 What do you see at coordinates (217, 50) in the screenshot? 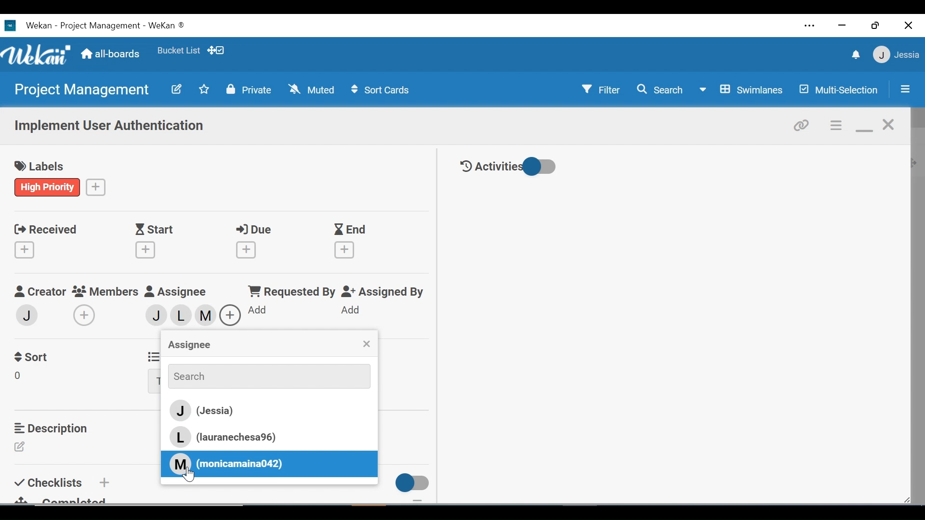
I see `Show Desktop drag handles` at bounding box center [217, 50].